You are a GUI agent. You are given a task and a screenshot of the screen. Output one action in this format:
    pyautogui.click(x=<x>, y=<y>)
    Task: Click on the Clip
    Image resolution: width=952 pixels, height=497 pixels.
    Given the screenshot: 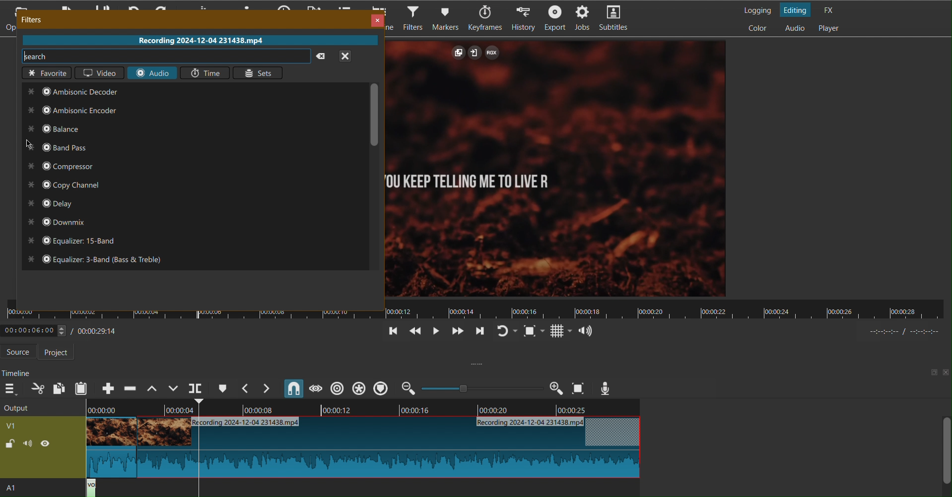 What is the action you would take?
    pyautogui.click(x=359, y=449)
    